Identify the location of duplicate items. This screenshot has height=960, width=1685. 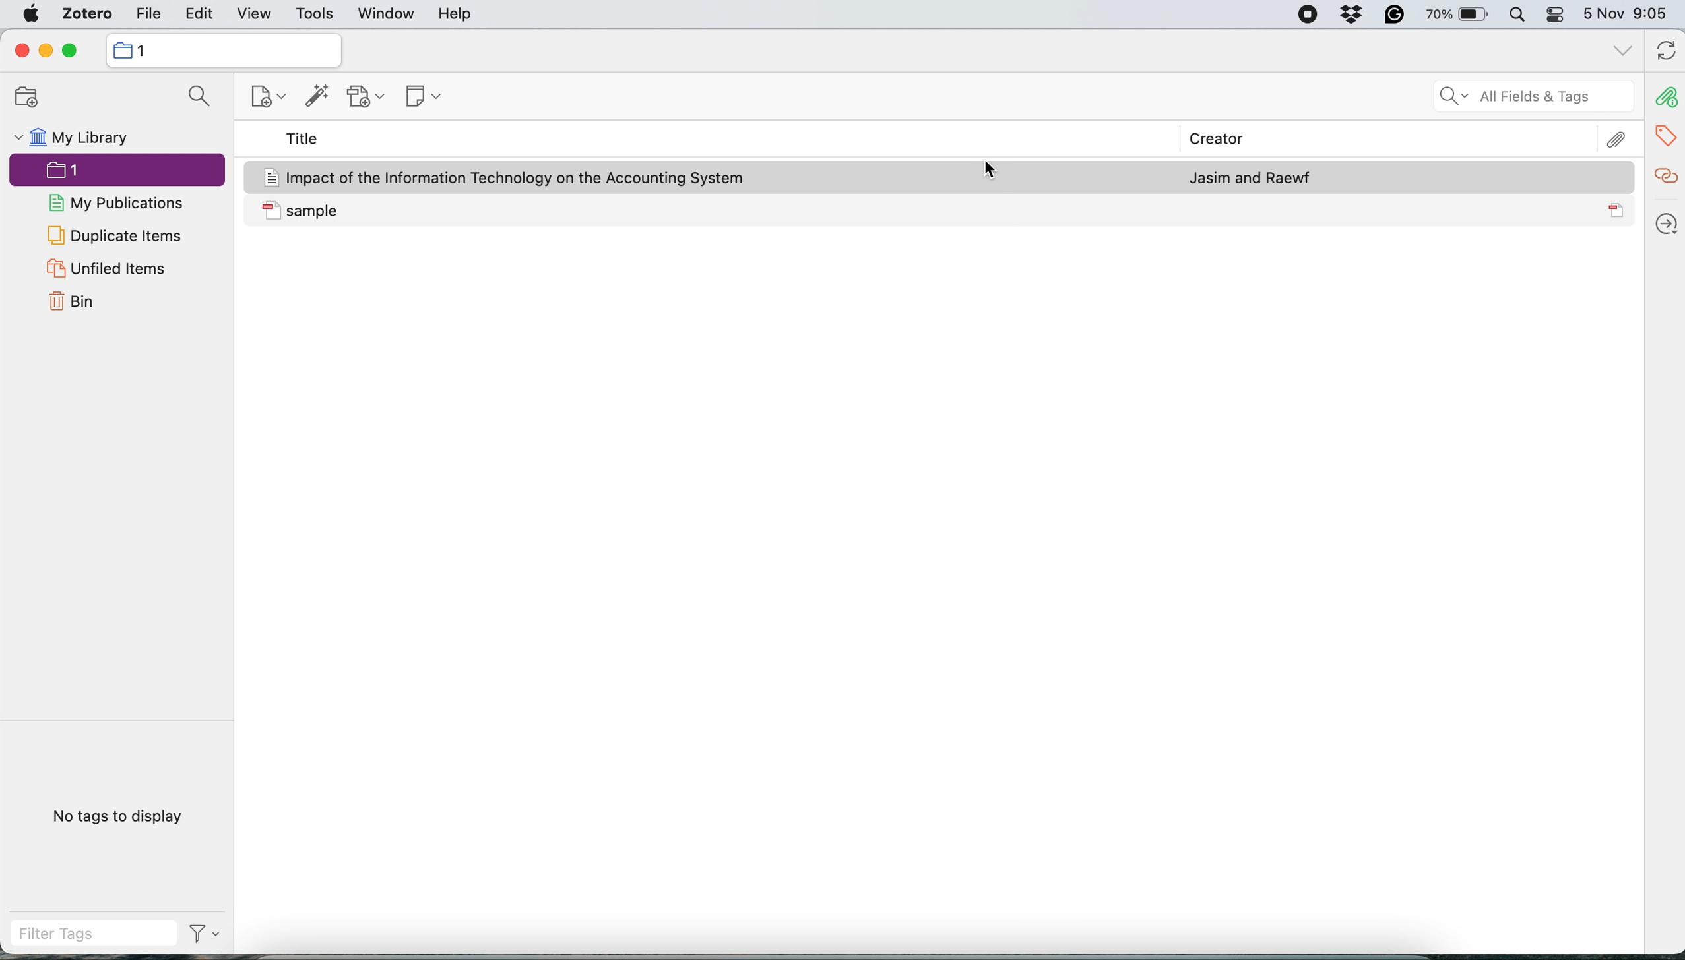
(114, 235).